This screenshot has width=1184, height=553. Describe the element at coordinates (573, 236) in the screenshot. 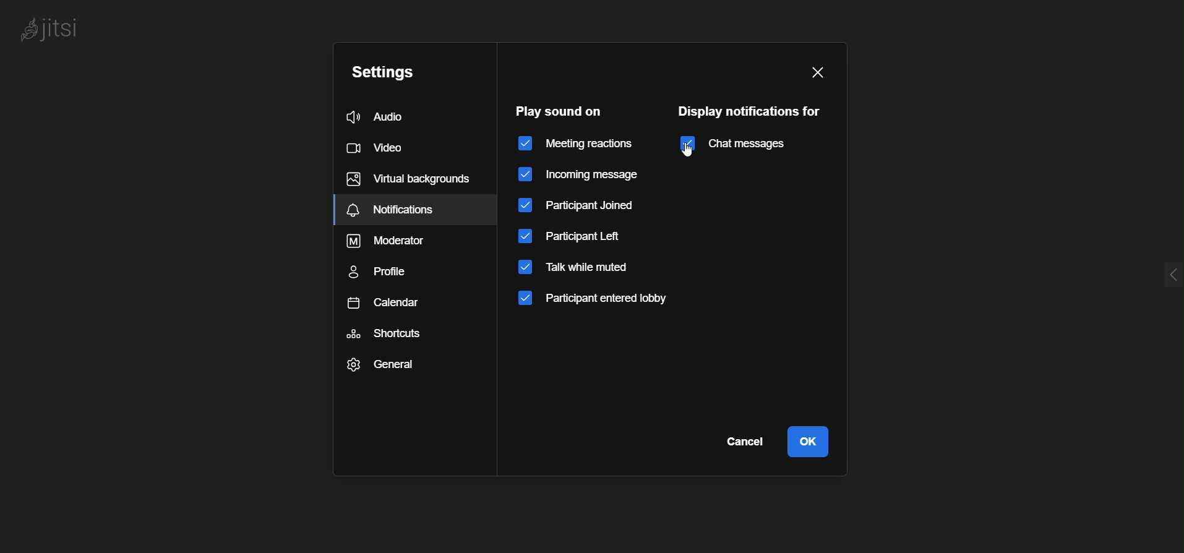

I see `participant left` at that location.